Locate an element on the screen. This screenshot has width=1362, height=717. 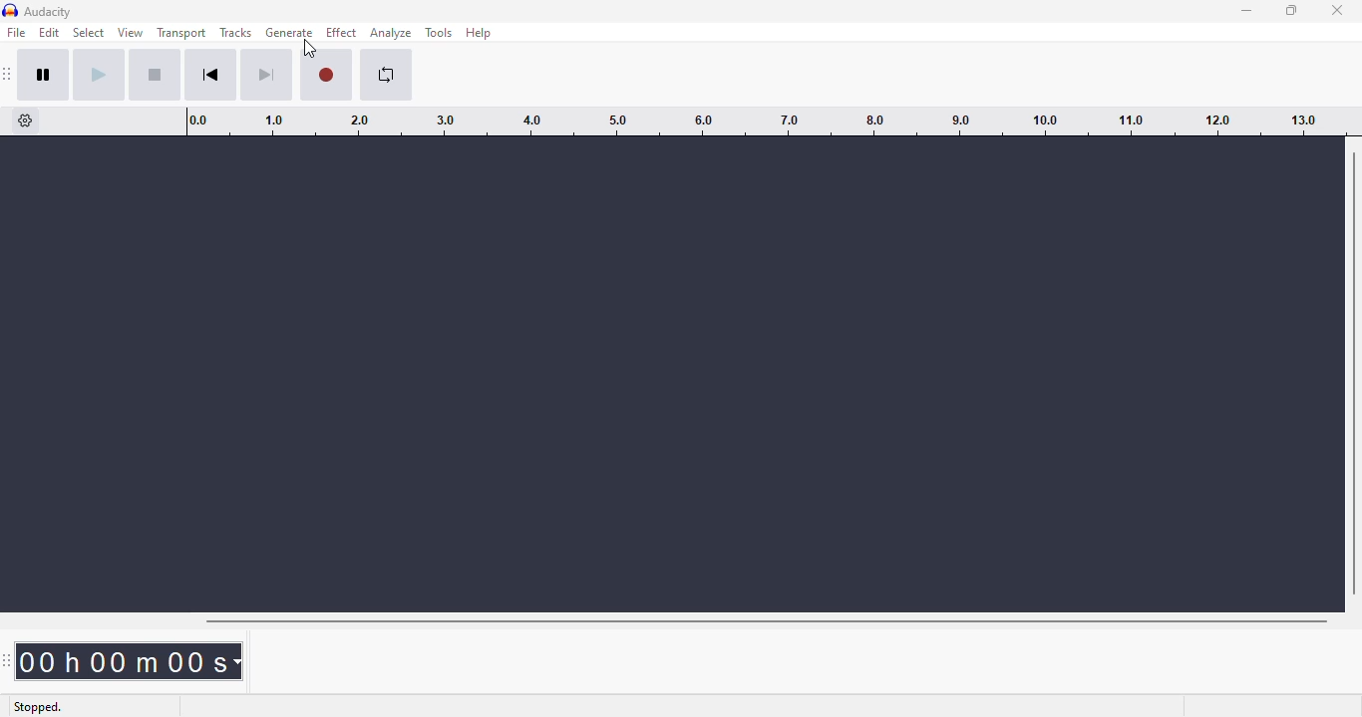
transport is located at coordinates (180, 33).